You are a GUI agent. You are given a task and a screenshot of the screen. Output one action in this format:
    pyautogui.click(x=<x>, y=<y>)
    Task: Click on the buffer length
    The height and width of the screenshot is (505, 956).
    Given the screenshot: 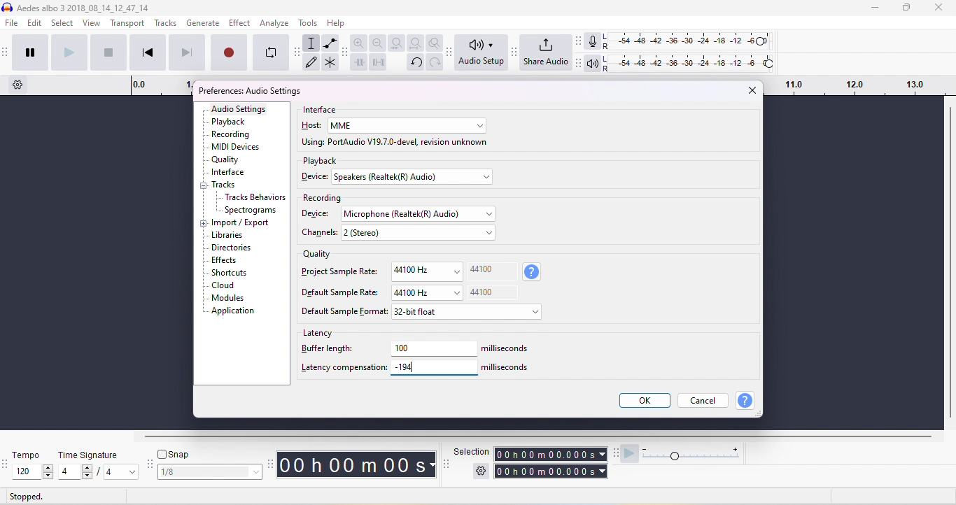 What is the action you would take?
    pyautogui.click(x=329, y=349)
    